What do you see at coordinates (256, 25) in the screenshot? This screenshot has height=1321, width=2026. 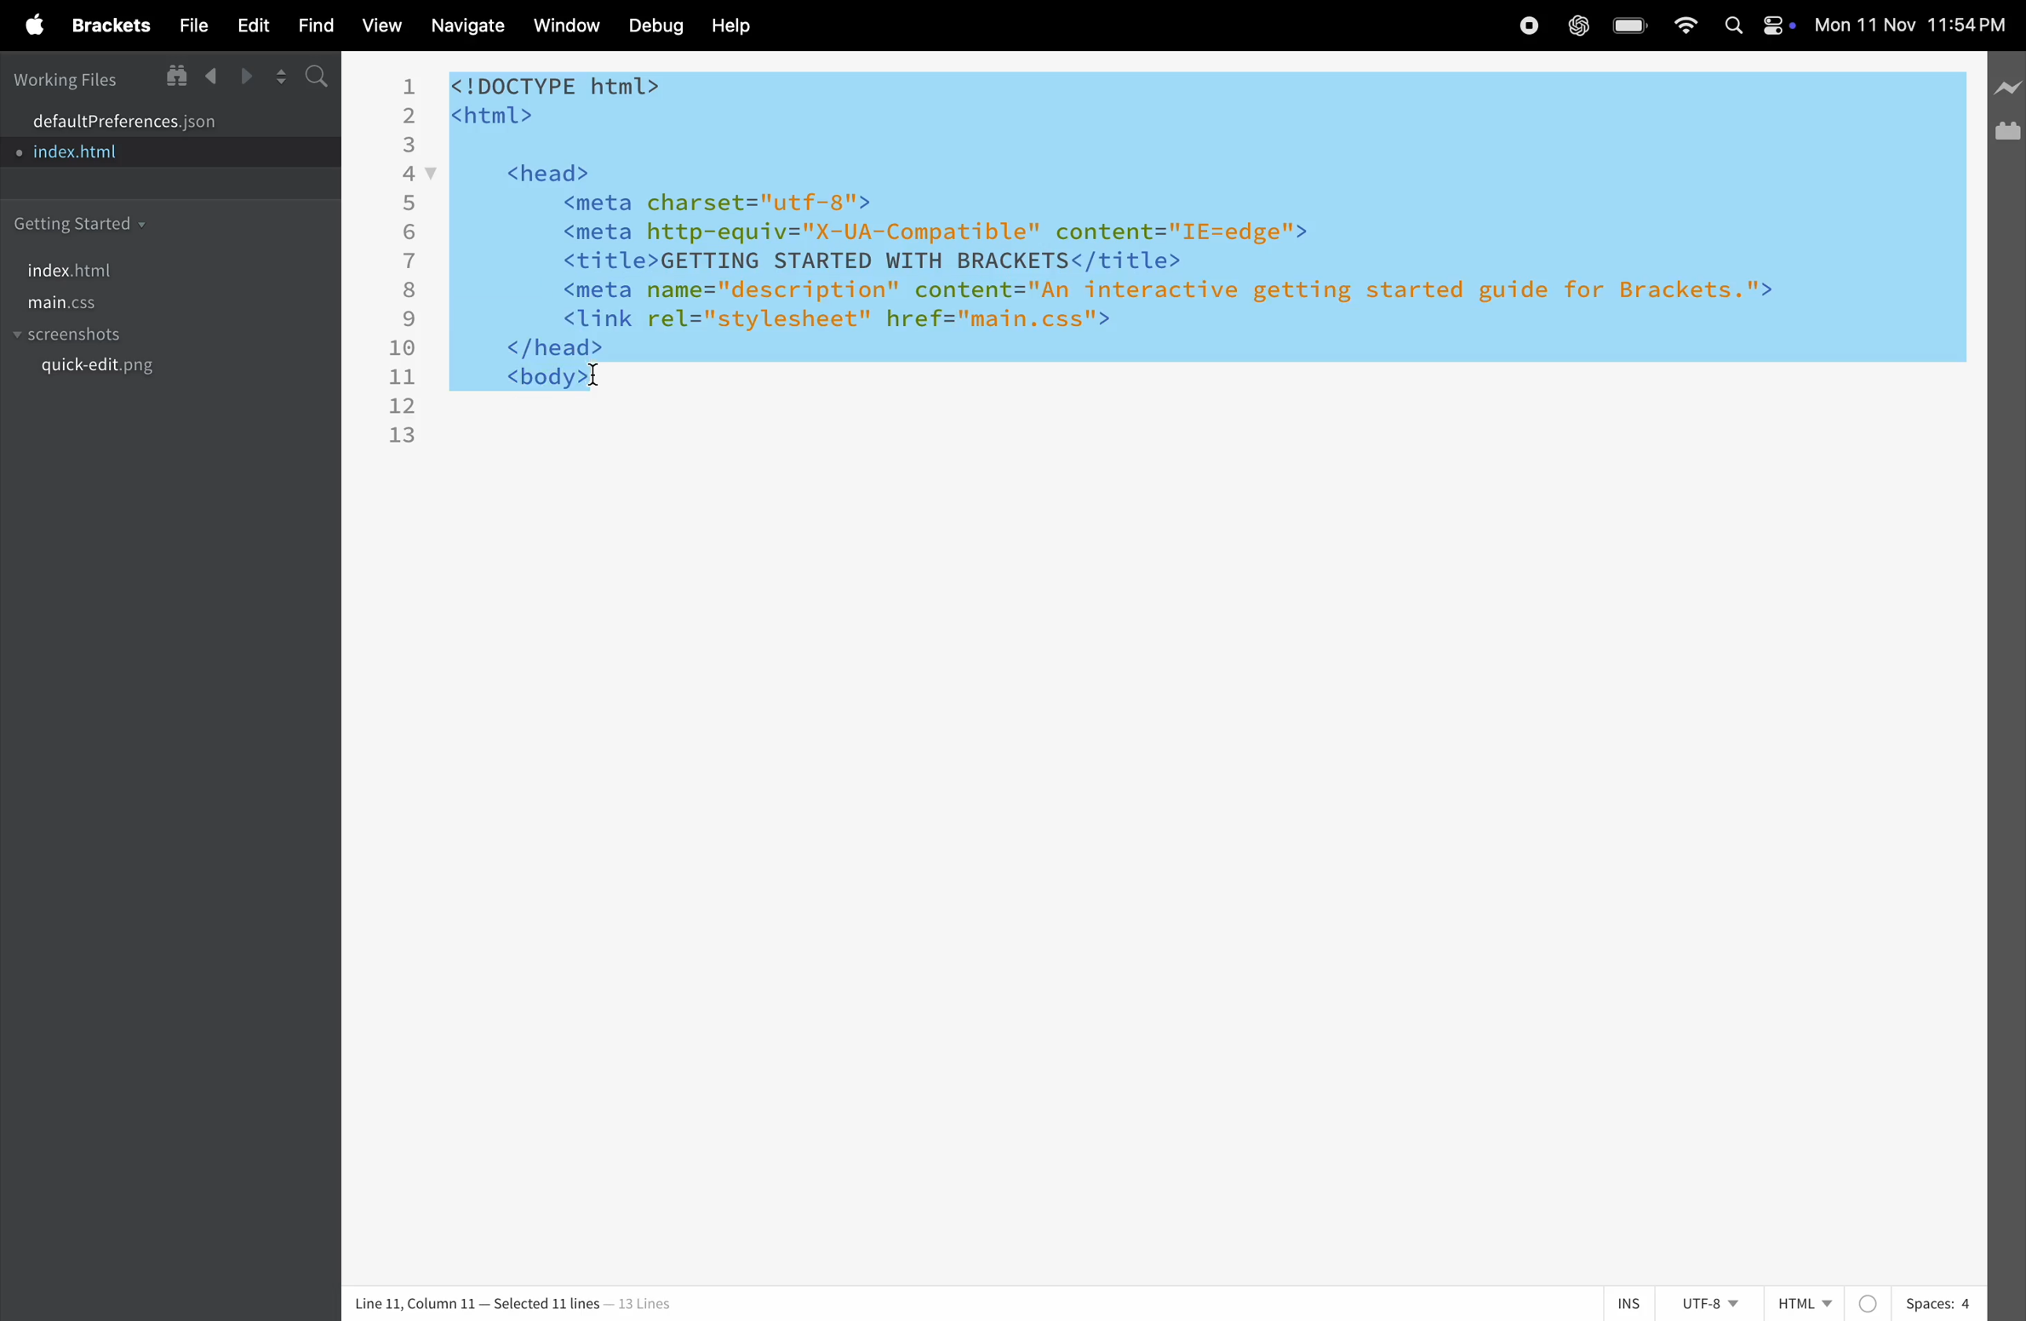 I see `edit` at bounding box center [256, 25].